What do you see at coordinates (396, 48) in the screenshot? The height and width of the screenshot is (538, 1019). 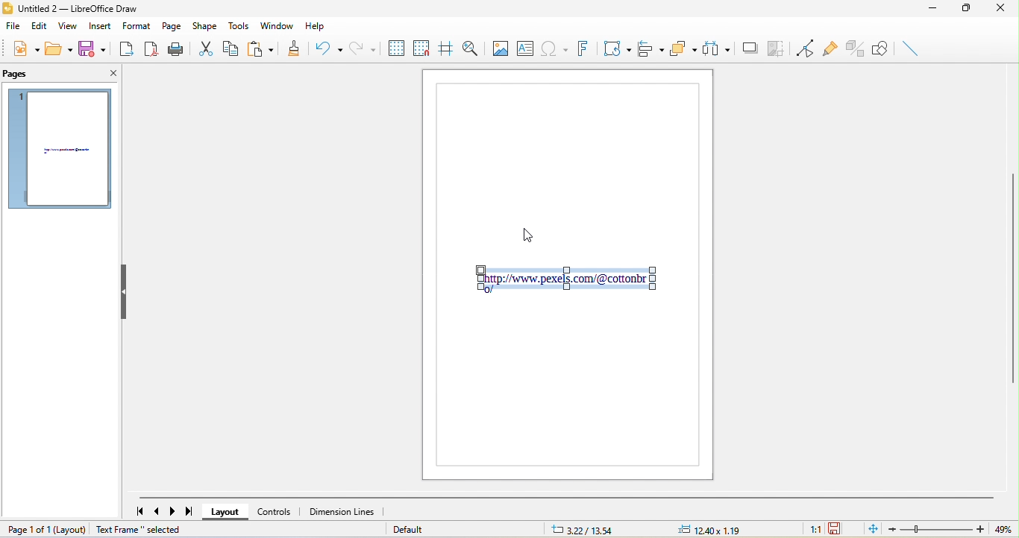 I see `display grid` at bounding box center [396, 48].